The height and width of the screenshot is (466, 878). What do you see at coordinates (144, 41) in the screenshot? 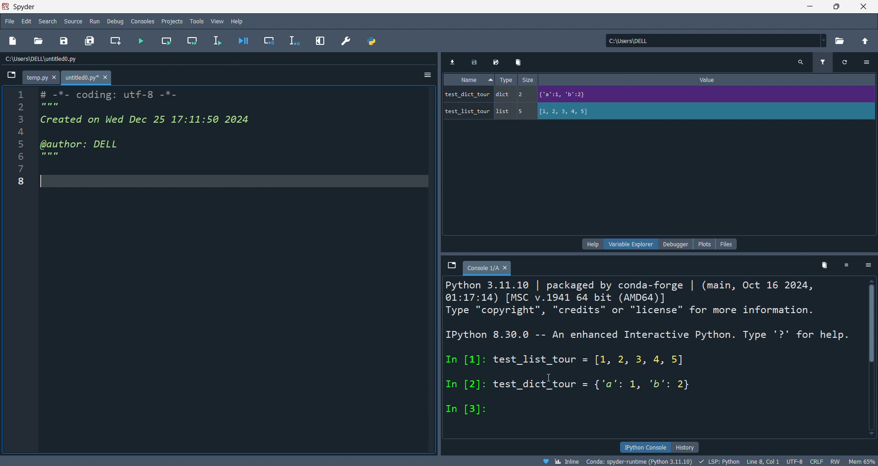
I see `run file` at bounding box center [144, 41].